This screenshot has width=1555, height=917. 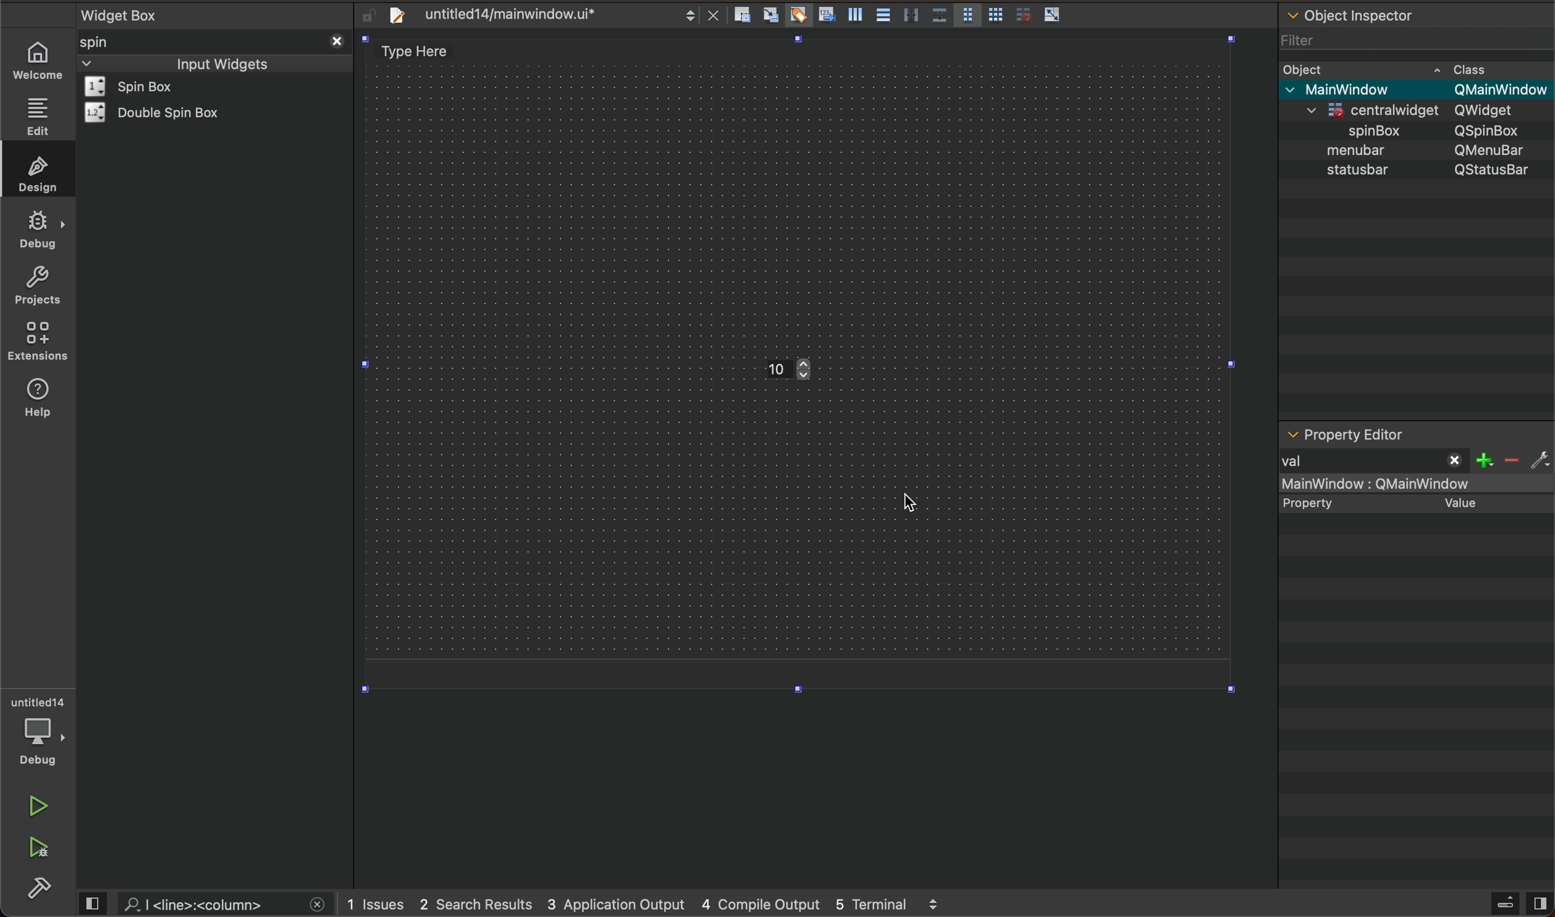 What do you see at coordinates (1494, 150) in the screenshot?
I see `` at bounding box center [1494, 150].